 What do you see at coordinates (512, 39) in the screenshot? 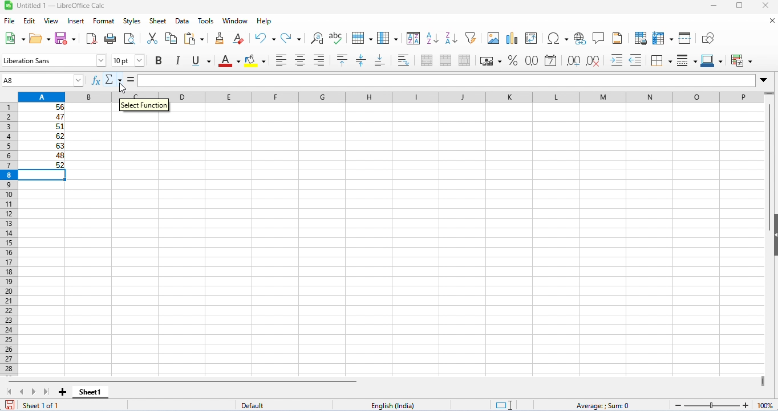
I see `insert chart` at bounding box center [512, 39].